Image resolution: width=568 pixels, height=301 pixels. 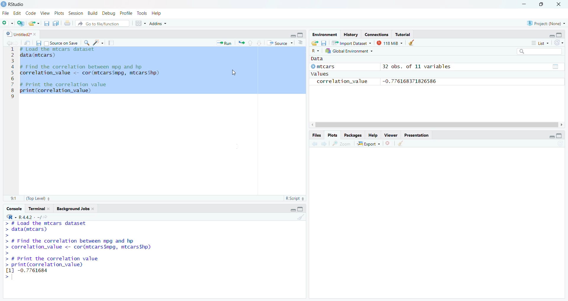 What do you see at coordinates (37, 198) in the screenshot?
I see `(Top Level)` at bounding box center [37, 198].